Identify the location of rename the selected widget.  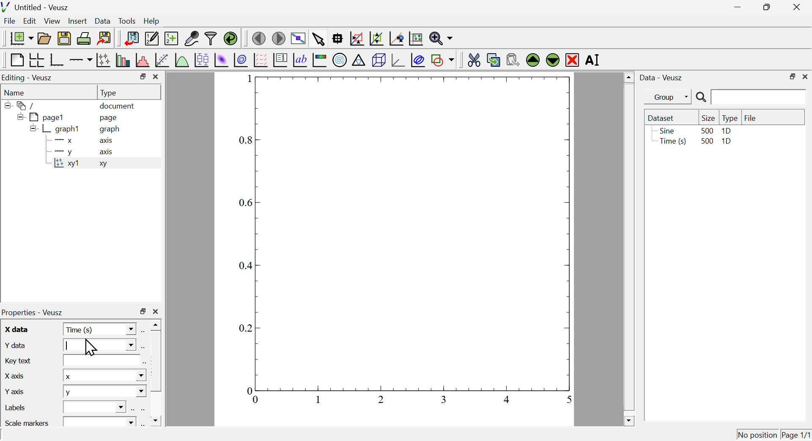
(595, 60).